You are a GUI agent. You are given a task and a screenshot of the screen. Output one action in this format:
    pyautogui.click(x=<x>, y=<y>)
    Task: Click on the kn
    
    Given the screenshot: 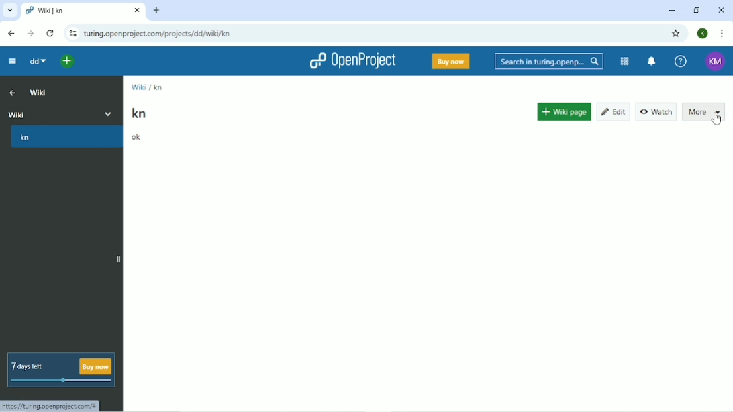 What is the action you would take?
    pyautogui.click(x=157, y=87)
    